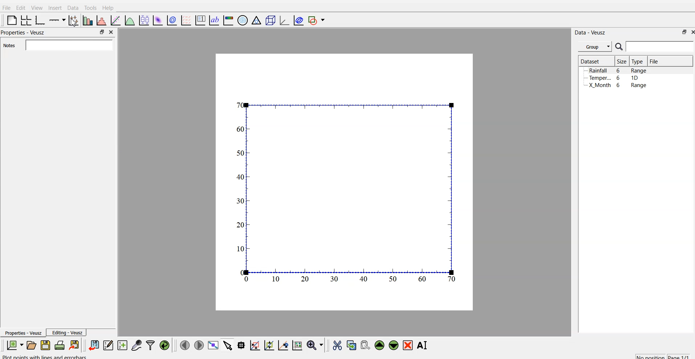  What do you see at coordinates (613, 78) in the screenshot?
I see `Temper... 6 1D` at bounding box center [613, 78].